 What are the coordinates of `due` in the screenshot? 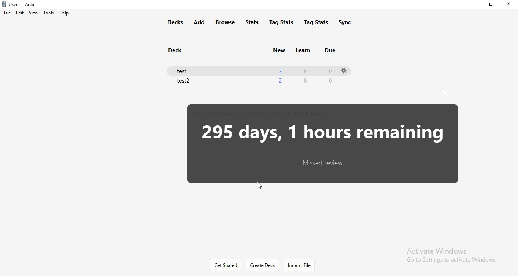 It's located at (331, 49).